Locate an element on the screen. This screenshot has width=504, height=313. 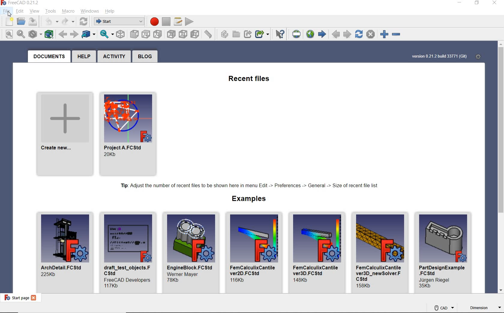
ZOOM OUT is located at coordinates (397, 35).